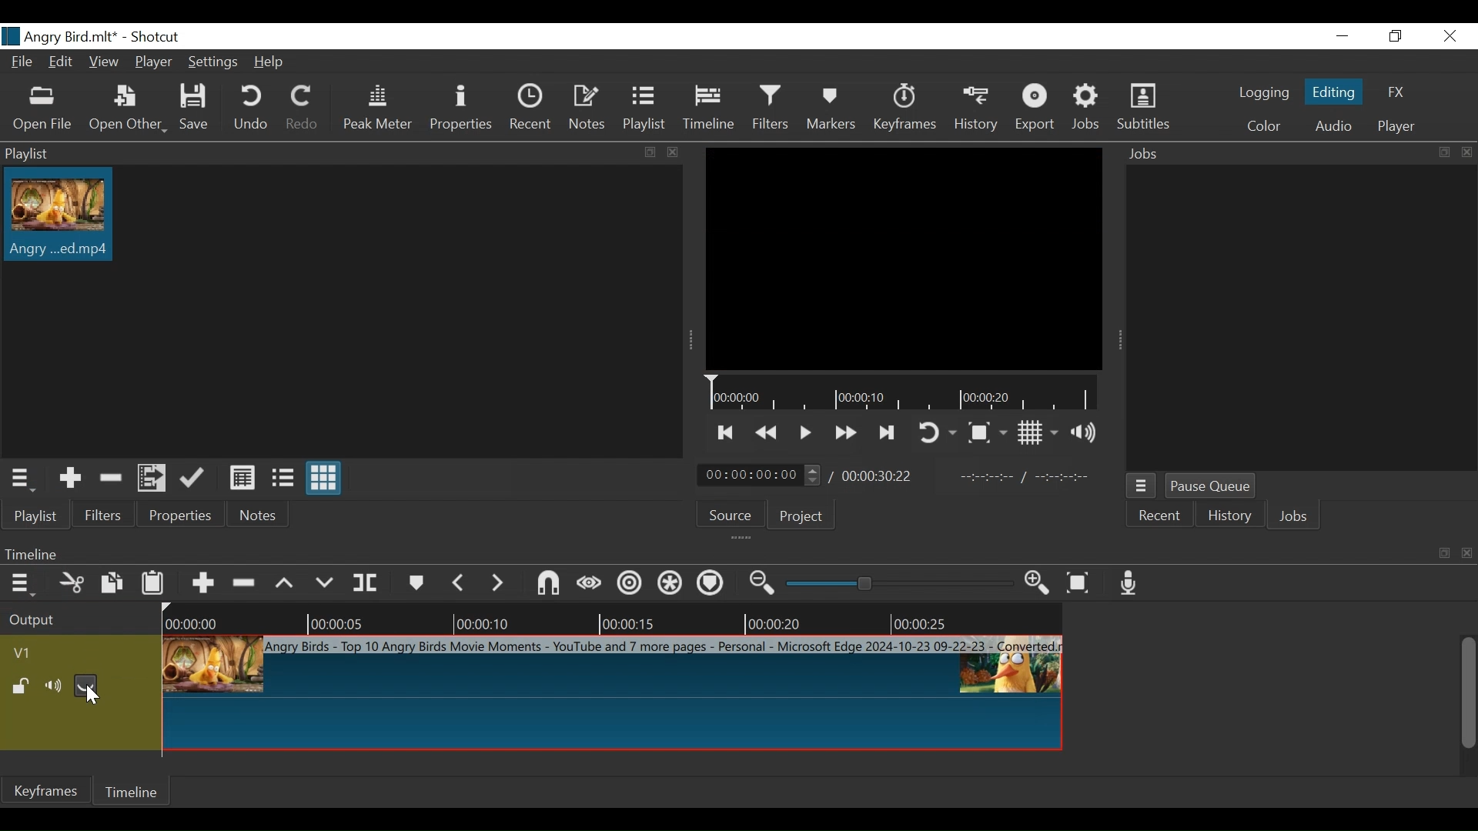  I want to click on Player, so click(153, 62).